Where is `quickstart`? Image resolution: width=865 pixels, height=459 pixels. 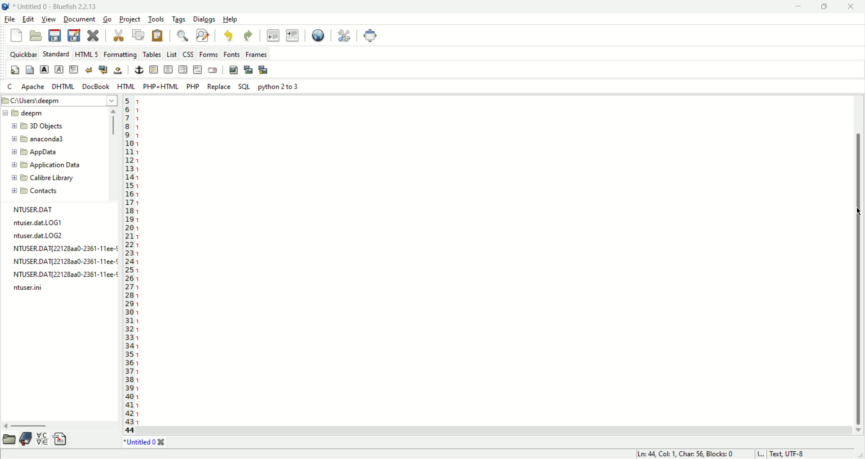 quickstart is located at coordinates (14, 71).